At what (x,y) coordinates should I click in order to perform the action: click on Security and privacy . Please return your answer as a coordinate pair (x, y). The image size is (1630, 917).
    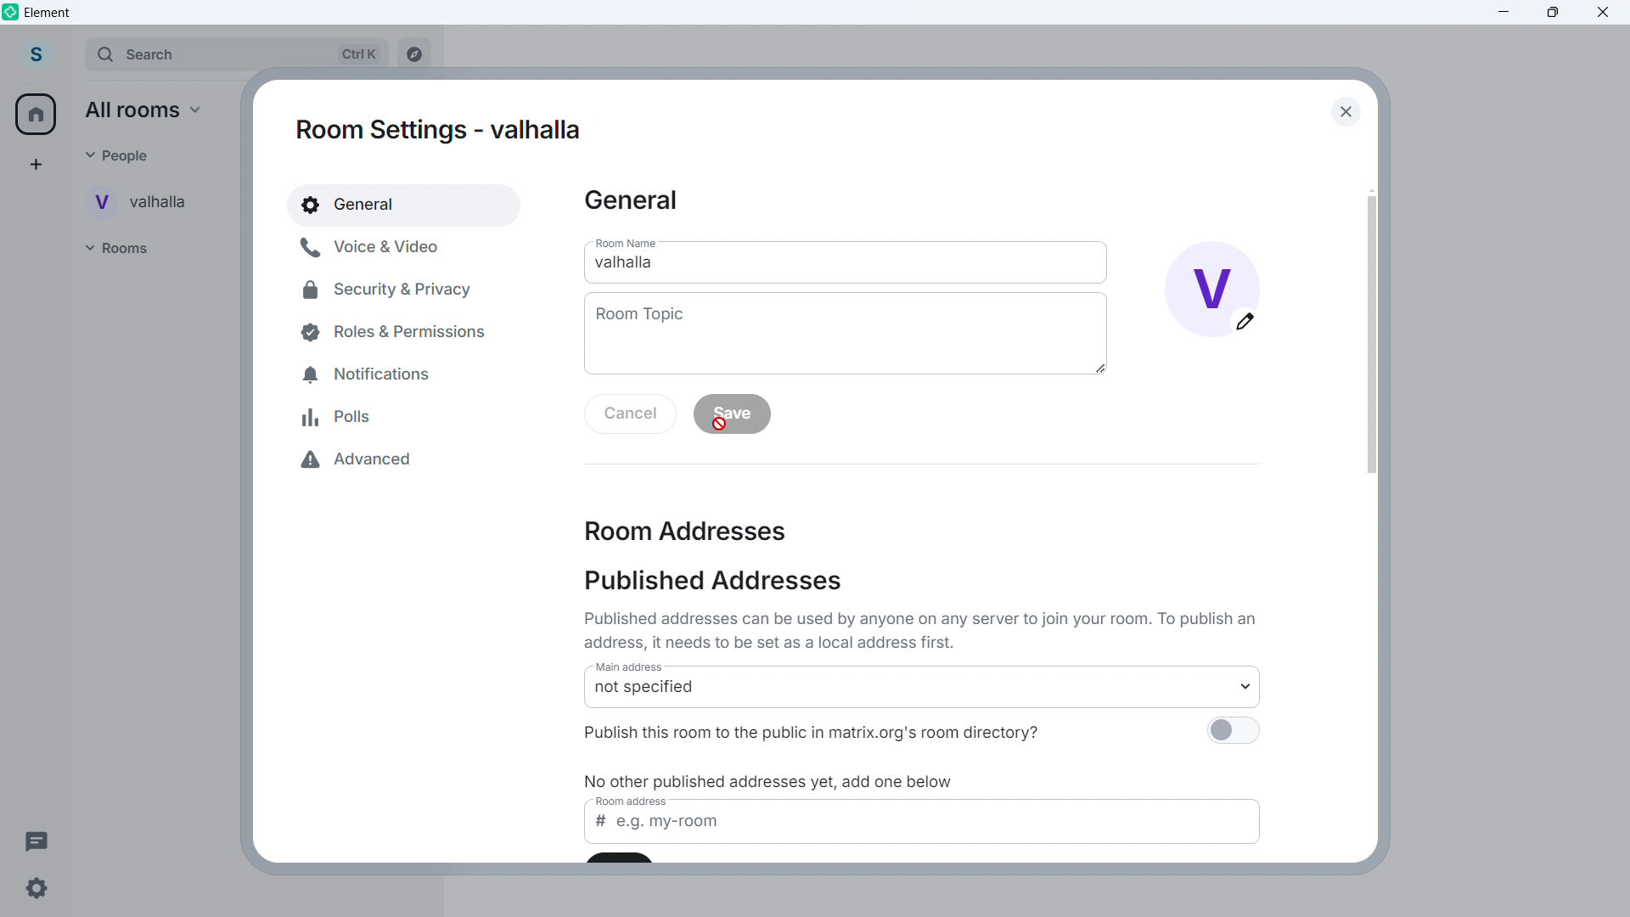
    Looking at the image, I should click on (390, 289).